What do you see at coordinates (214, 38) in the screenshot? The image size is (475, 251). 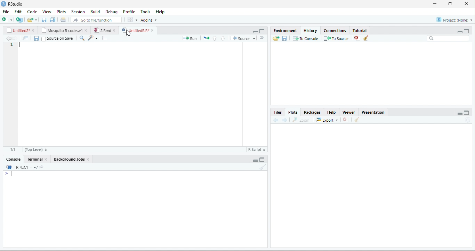 I see `previous` at bounding box center [214, 38].